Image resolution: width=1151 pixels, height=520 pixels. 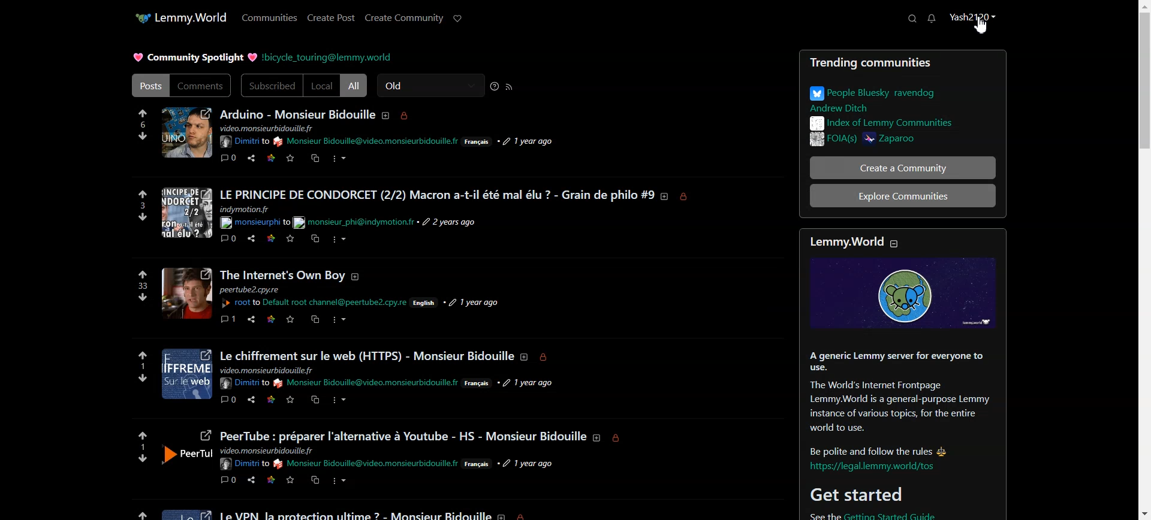 I want to click on downvotes, so click(x=142, y=298).